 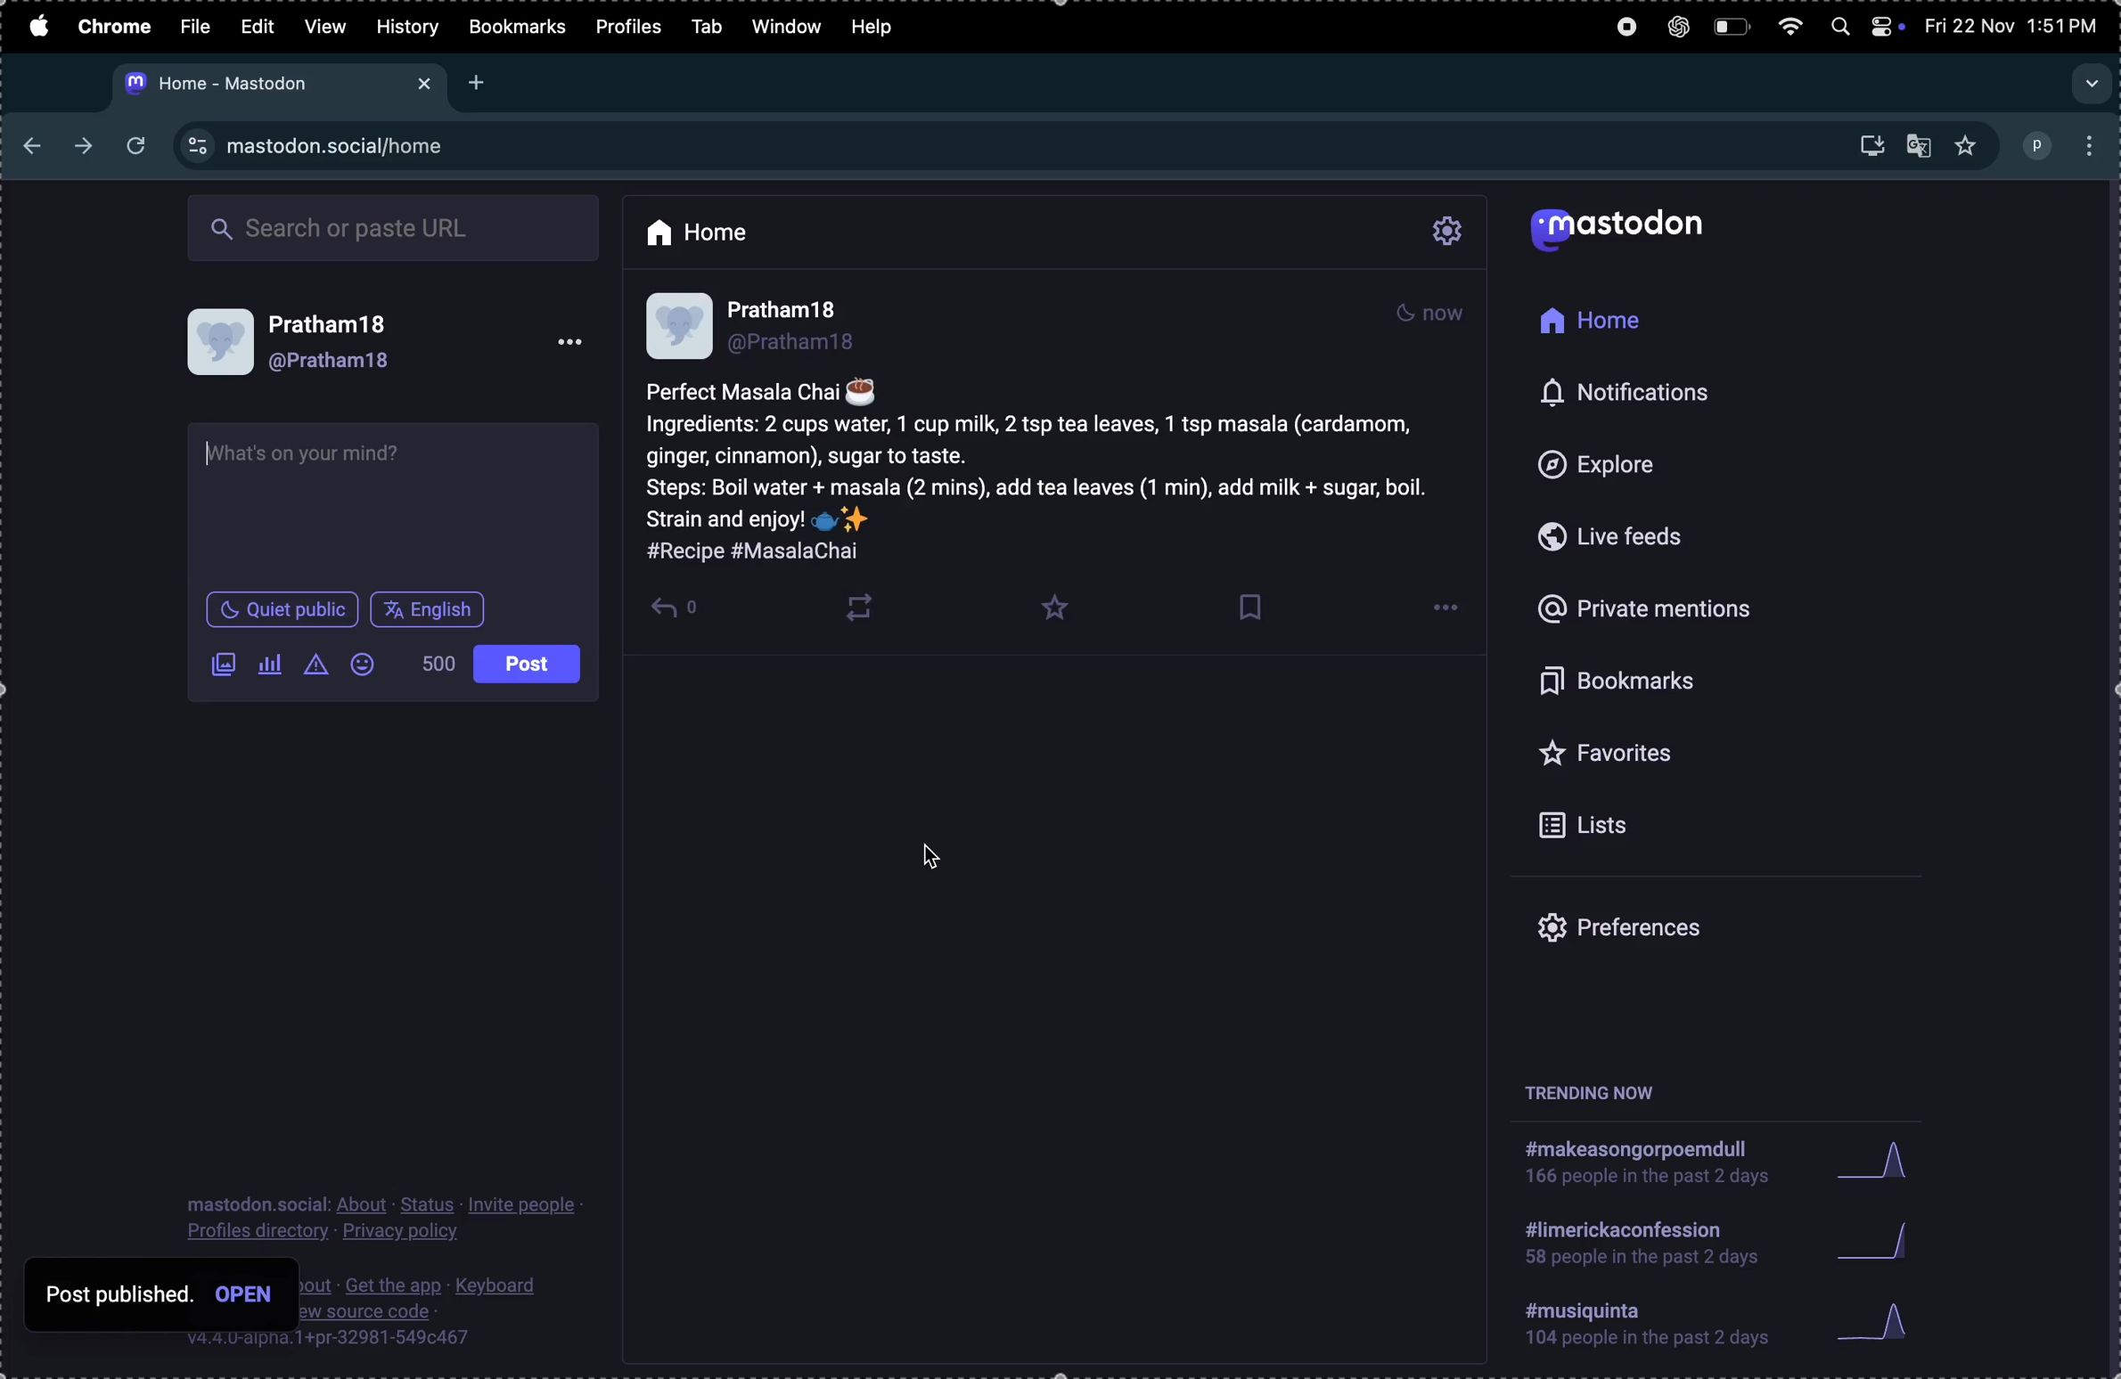 What do you see at coordinates (369, 665) in the screenshot?
I see `emoji` at bounding box center [369, 665].